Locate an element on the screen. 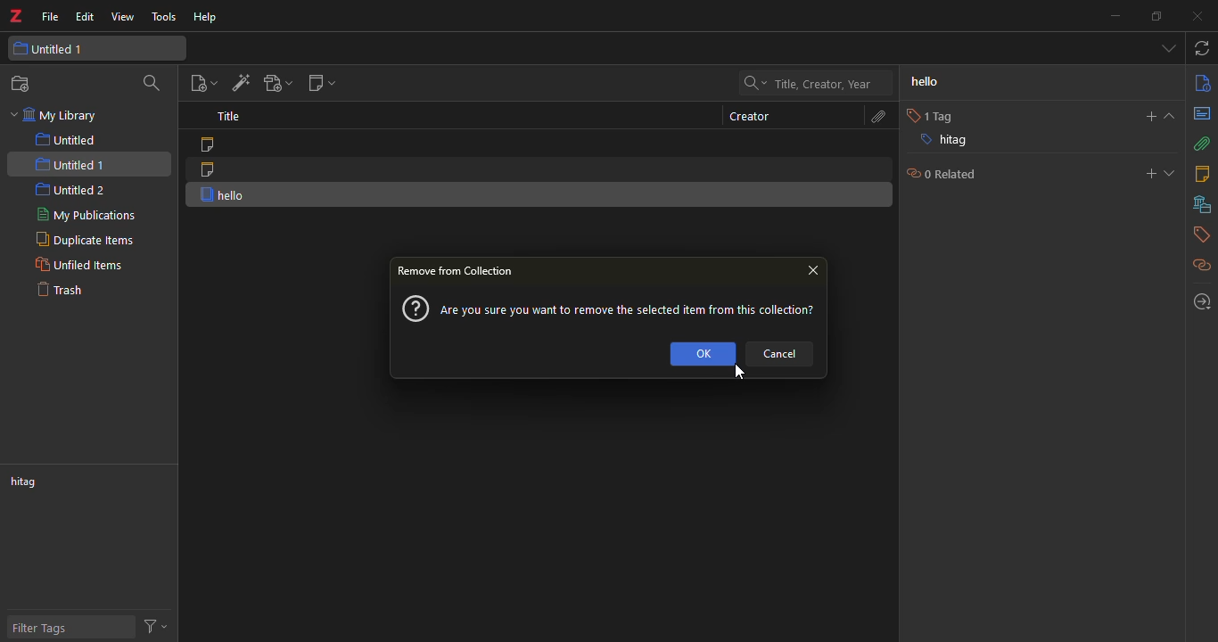 Image resolution: width=1218 pixels, height=642 pixels. expand is located at coordinates (1171, 174).